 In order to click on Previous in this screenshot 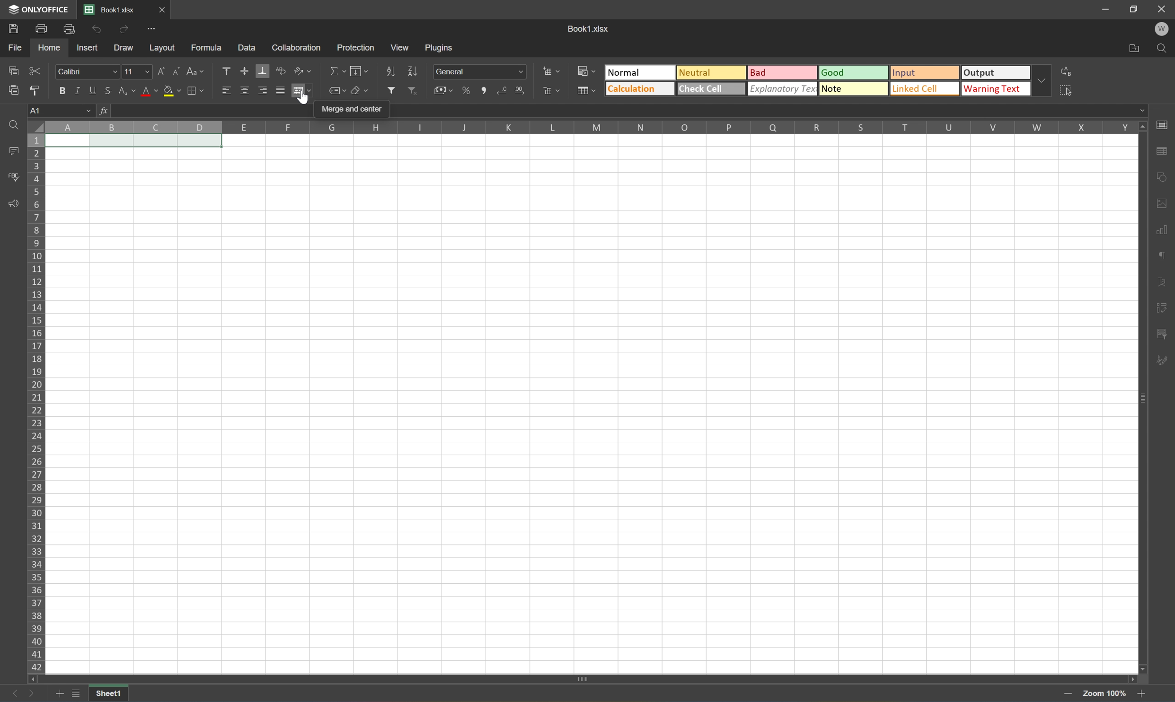, I will do `click(9, 694)`.